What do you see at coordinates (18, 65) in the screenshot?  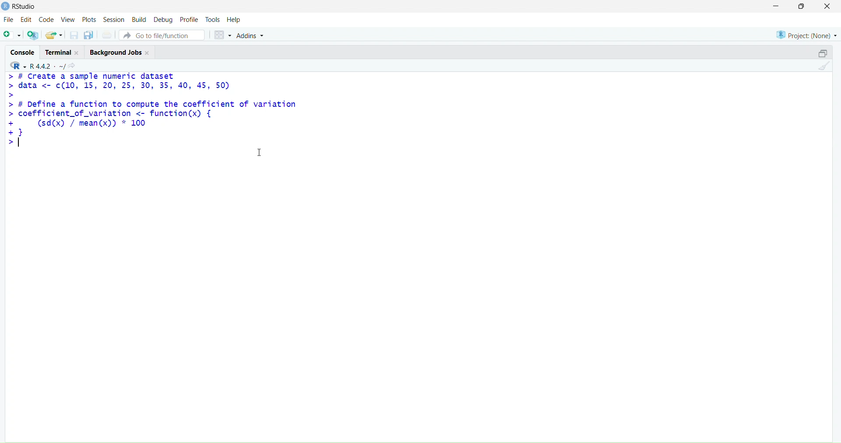 I see `R` at bounding box center [18, 65].